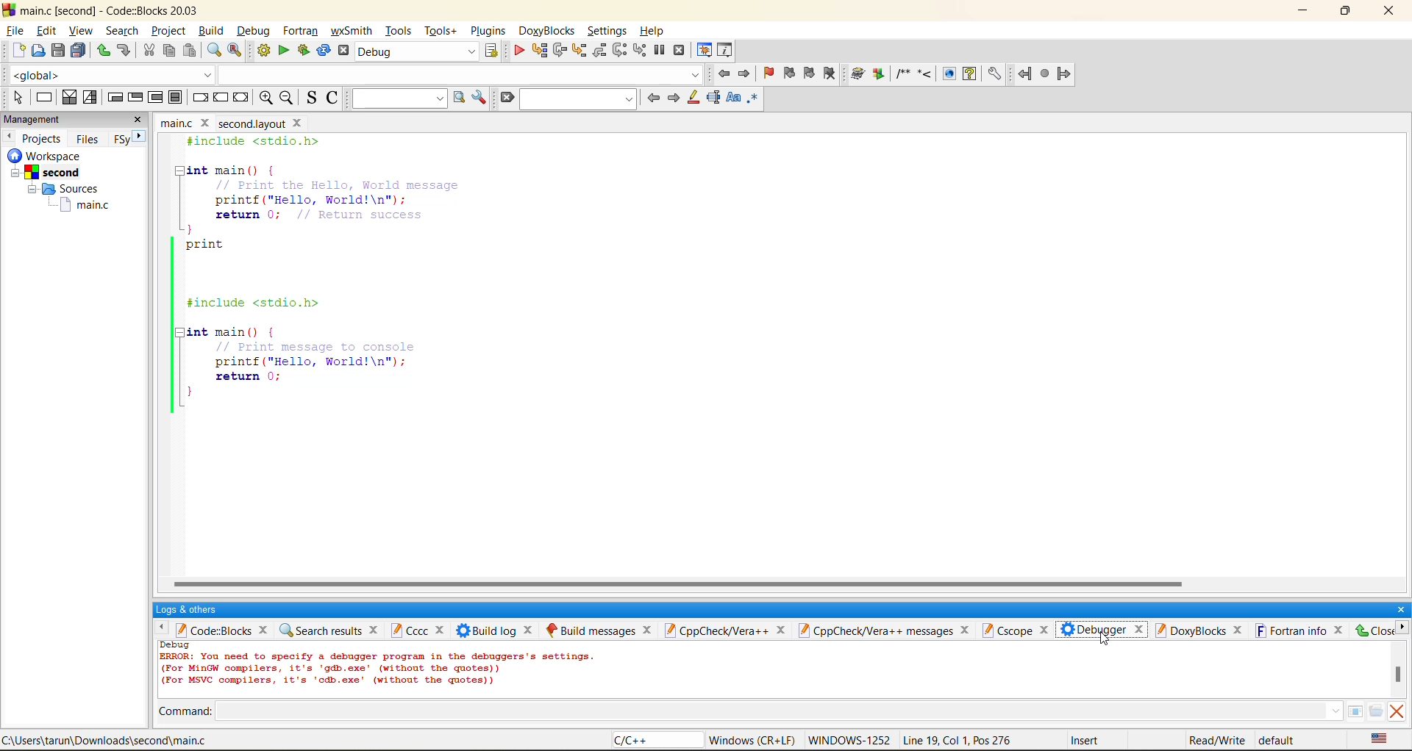  Describe the element at coordinates (546, 29) in the screenshot. I see `doxyblocks` at that location.